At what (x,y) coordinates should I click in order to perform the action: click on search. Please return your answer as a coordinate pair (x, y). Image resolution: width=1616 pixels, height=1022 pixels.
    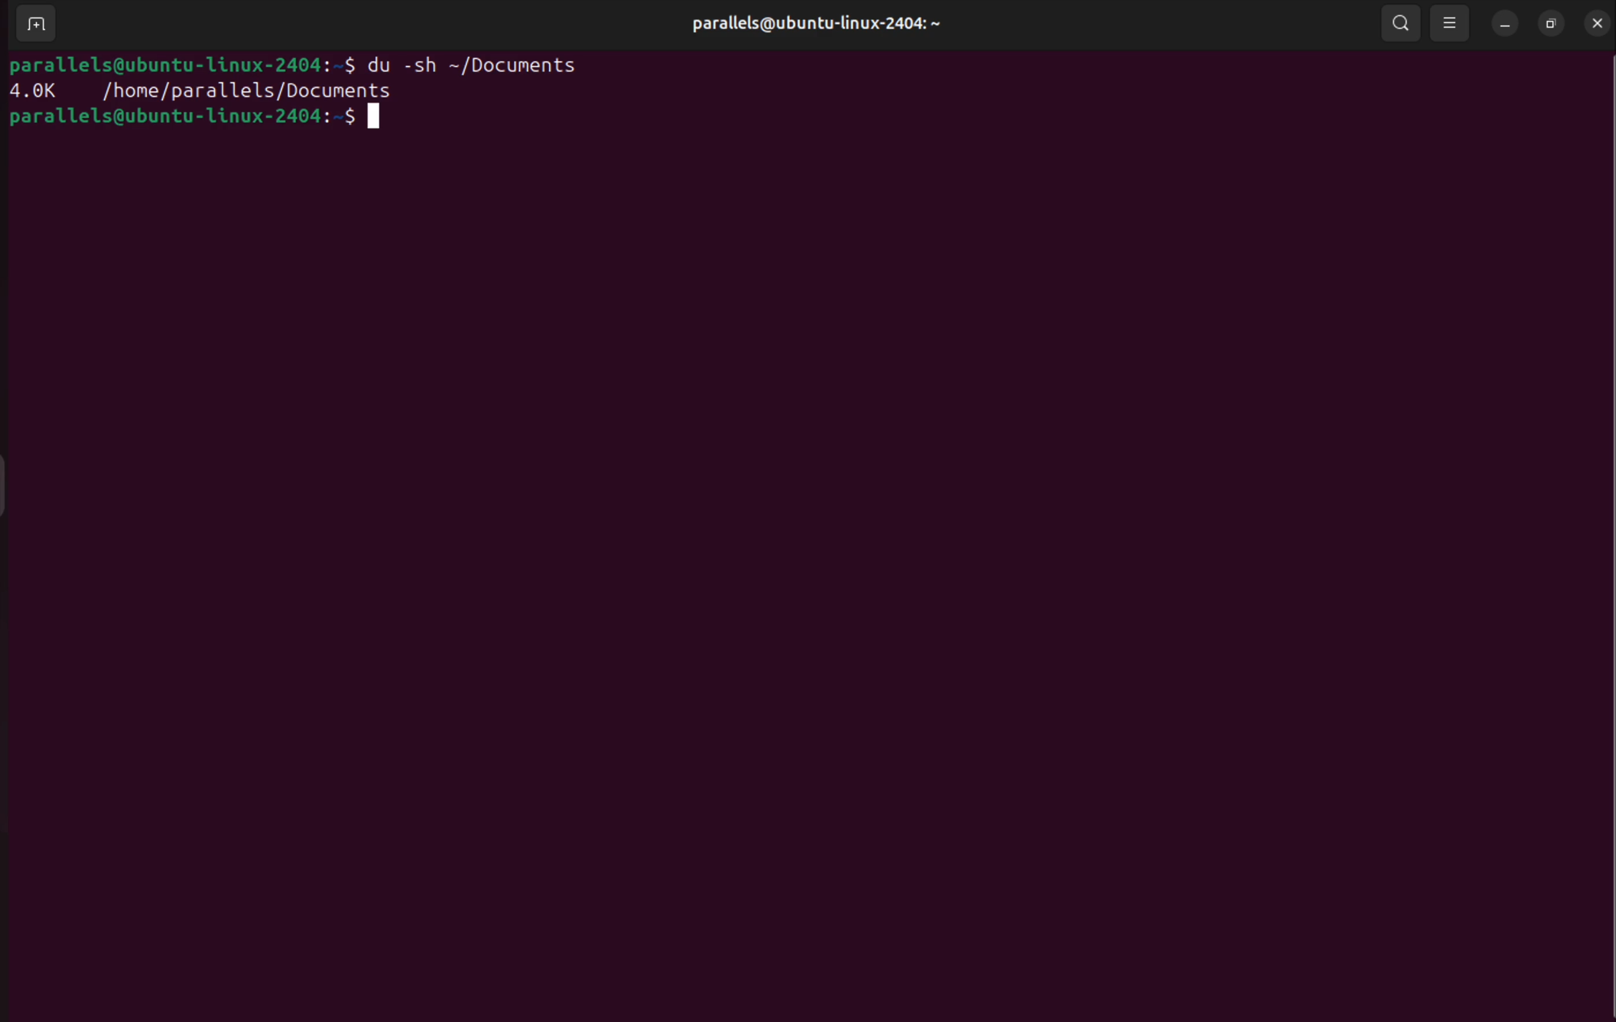
    Looking at the image, I should click on (1402, 25).